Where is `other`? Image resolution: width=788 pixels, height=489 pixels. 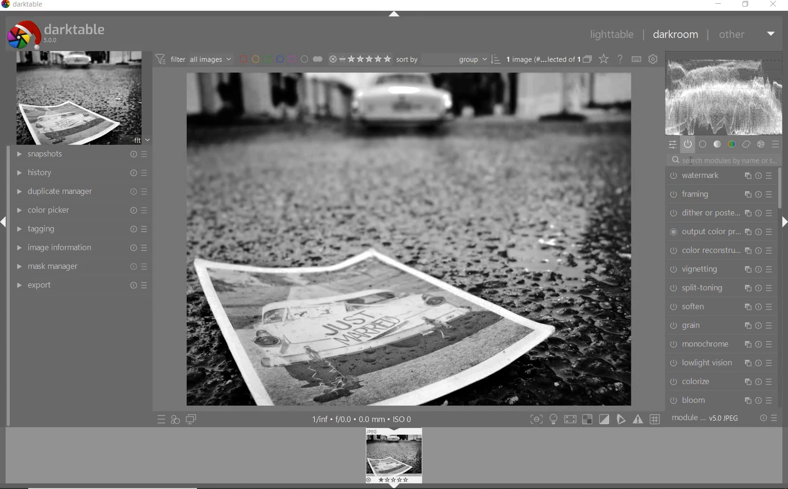 other is located at coordinates (748, 35).